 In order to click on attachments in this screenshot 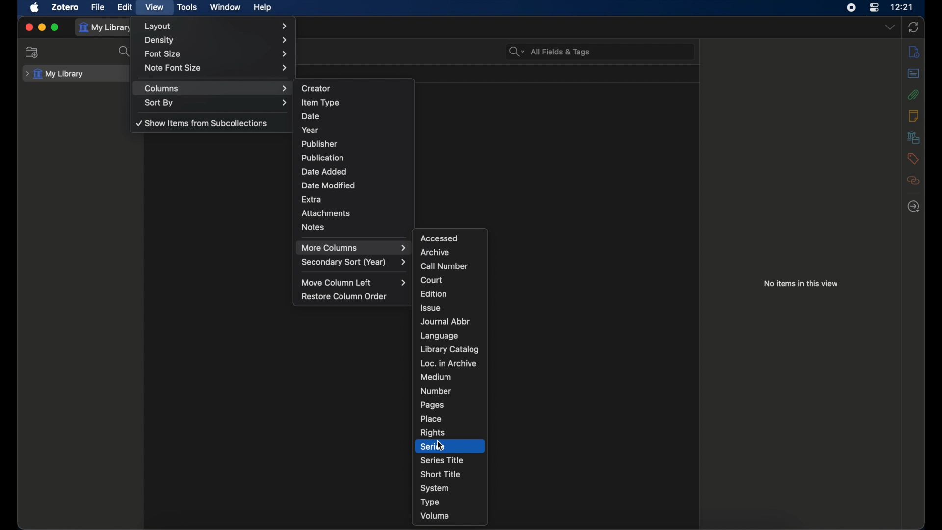, I will do `click(913, 94)`.